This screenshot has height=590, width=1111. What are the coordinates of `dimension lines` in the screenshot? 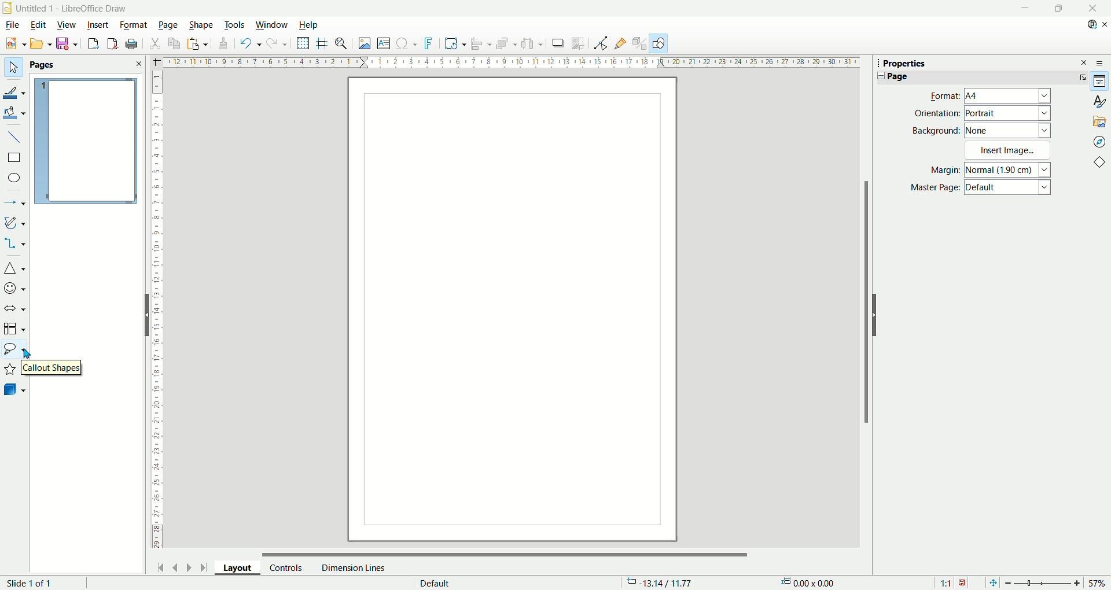 It's located at (352, 567).